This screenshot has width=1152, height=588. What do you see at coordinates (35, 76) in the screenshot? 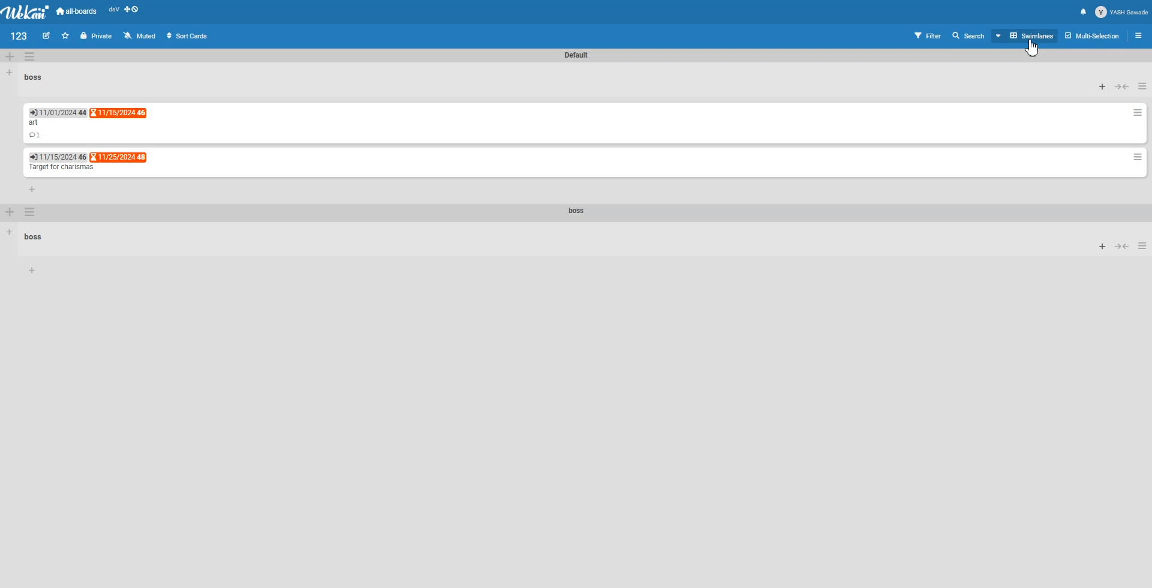
I see `Text` at bounding box center [35, 76].